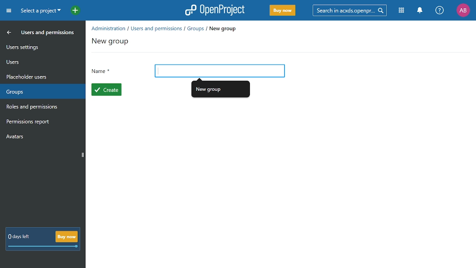  What do you see at coordinates (463, 11) in the screenshot?
I see `current account "AB"` at bounding box center [463, 11].